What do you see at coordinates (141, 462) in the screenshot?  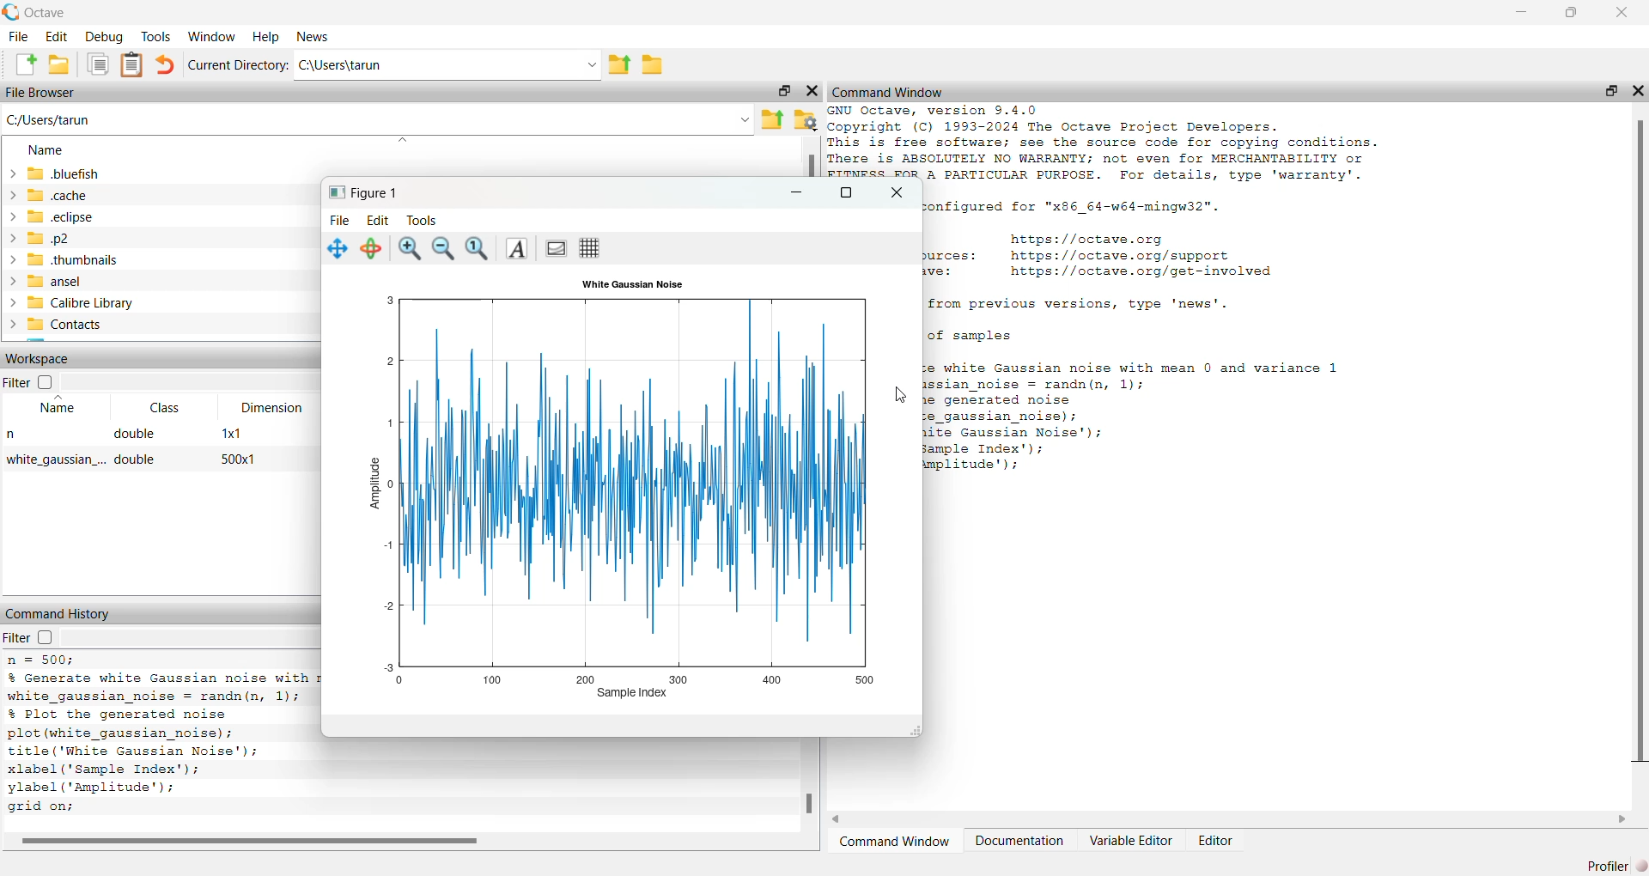 I see `double` at bounding box center [141, 462].